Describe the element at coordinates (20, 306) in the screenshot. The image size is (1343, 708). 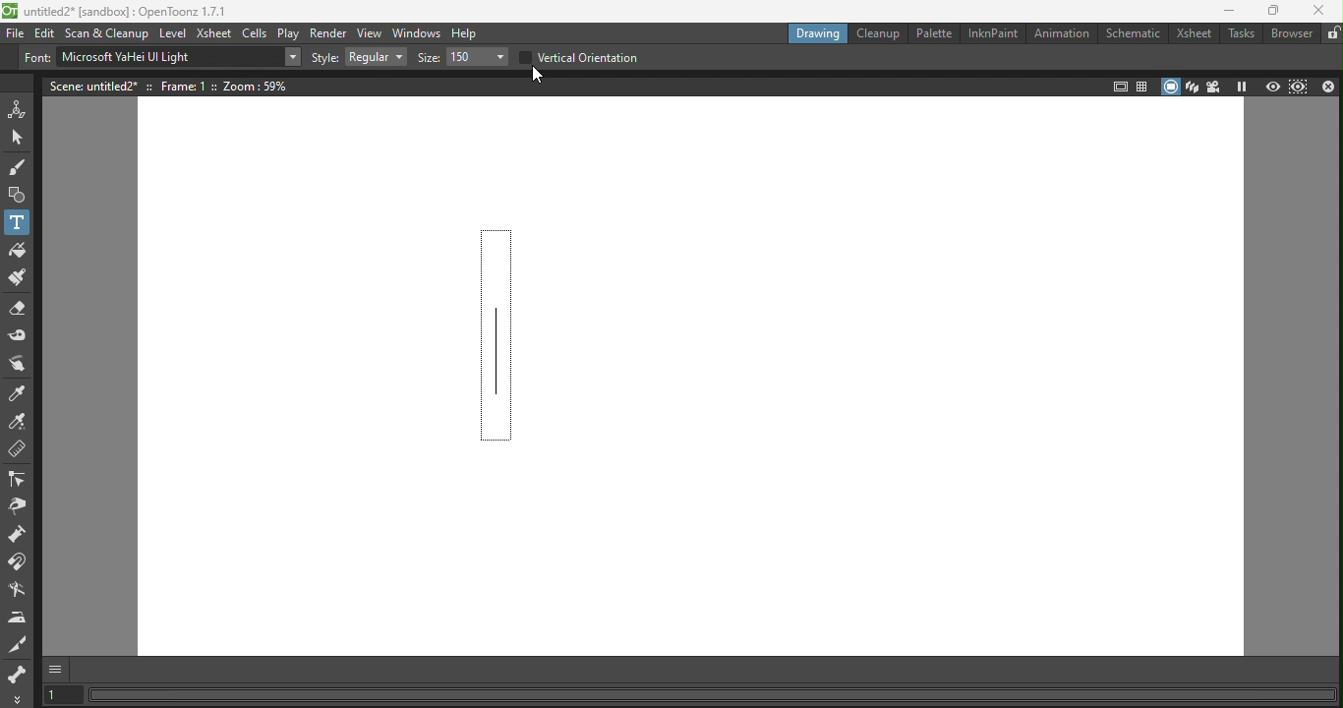
I see `Eraser tool` at that location.